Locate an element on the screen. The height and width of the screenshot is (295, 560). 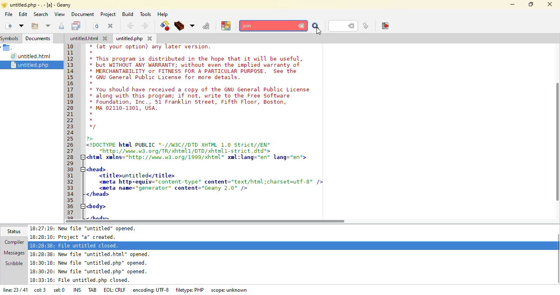
33 is located at coordinates (71, 188).